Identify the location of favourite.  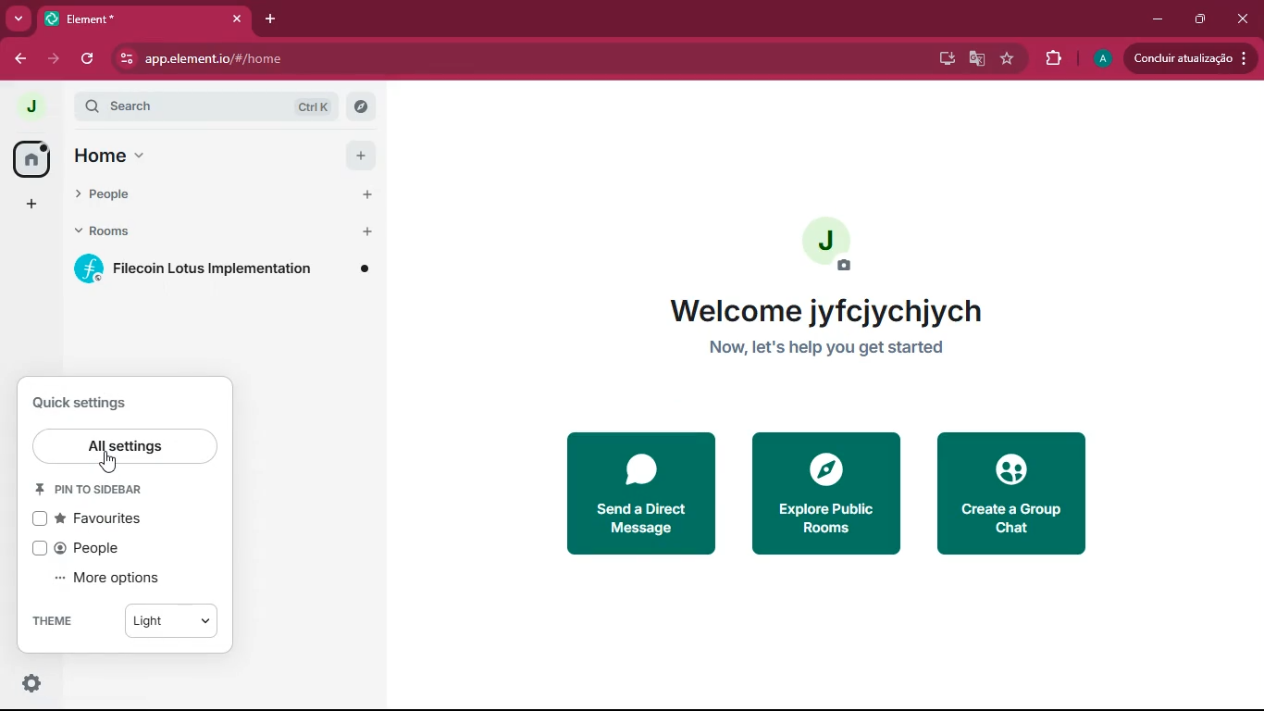
(1008, 59).